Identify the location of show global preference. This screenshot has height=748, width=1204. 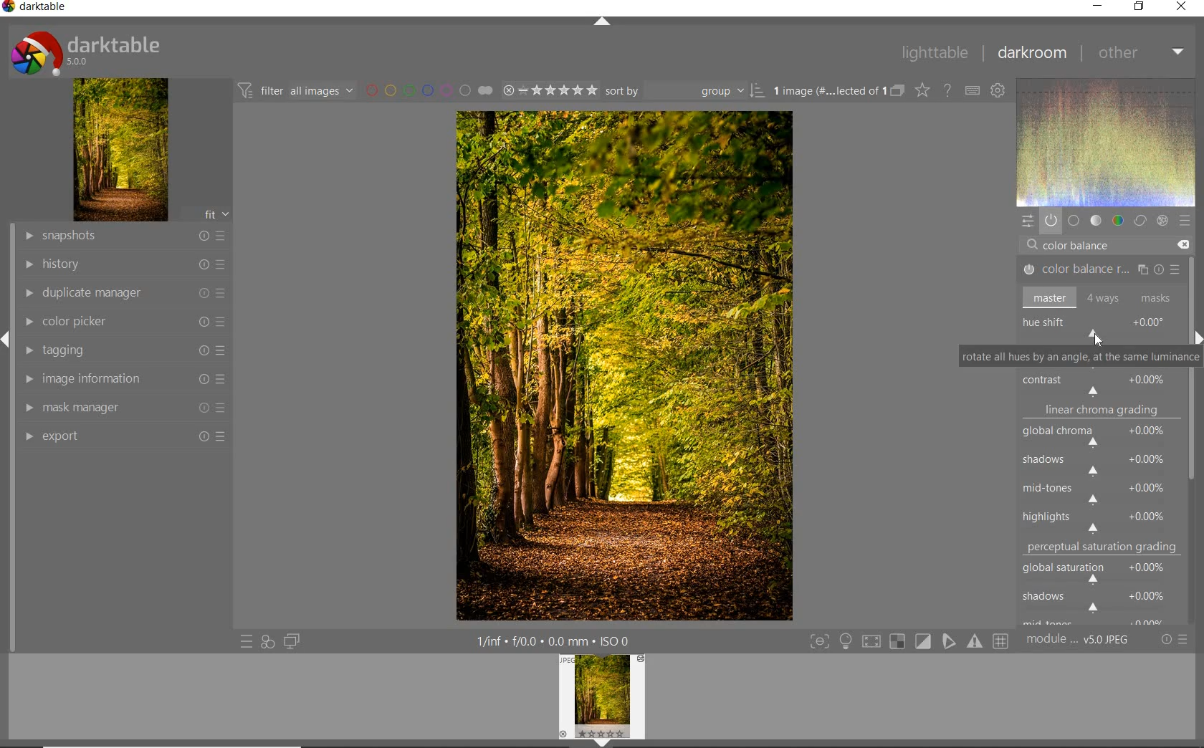
(999, 92).